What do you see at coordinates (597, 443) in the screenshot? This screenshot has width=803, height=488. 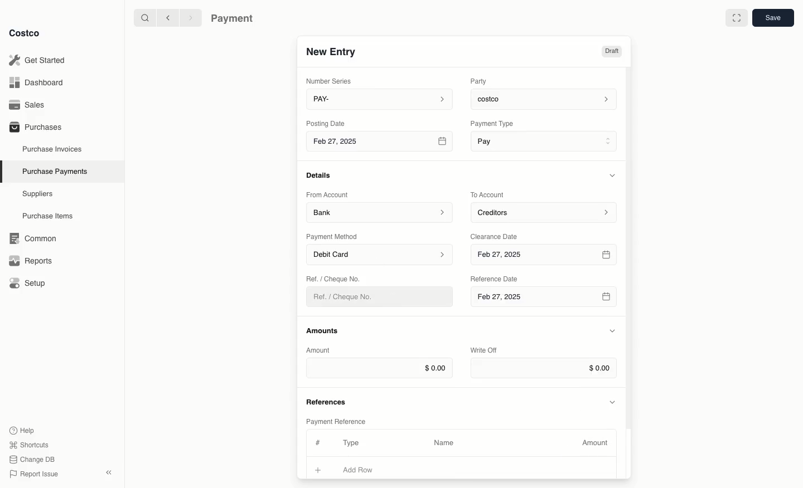 I see `Amount` at bounding box center [597, 443].